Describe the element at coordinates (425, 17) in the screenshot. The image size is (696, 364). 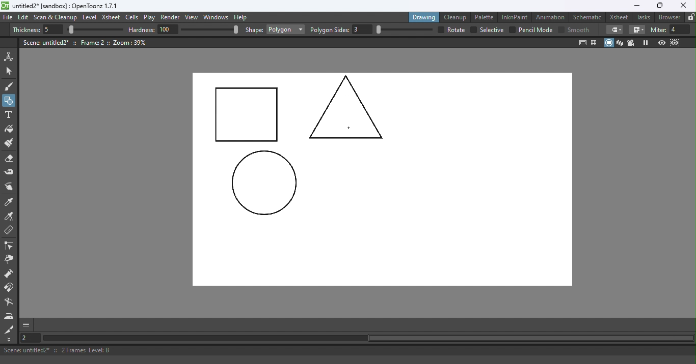
I see `Drawing` at that location.